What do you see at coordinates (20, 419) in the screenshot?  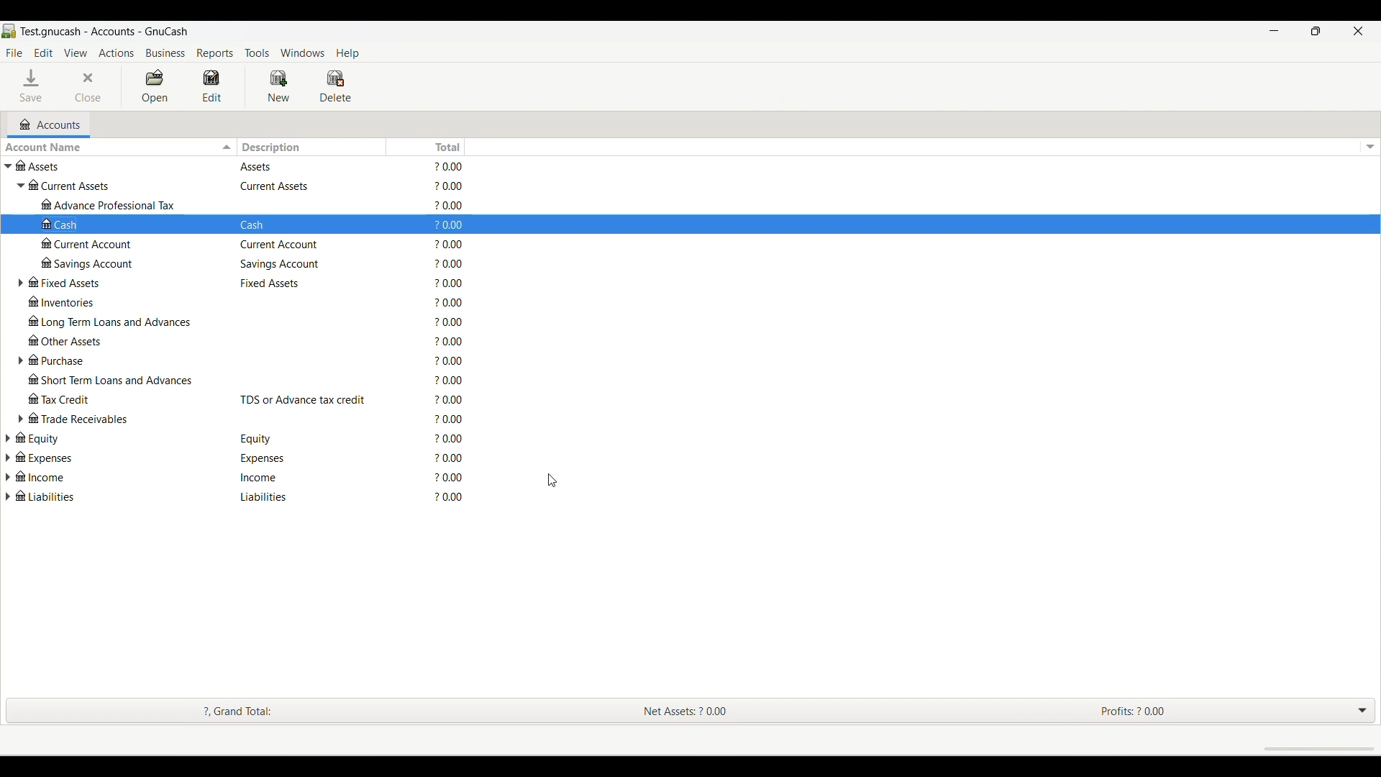 I see `Expand Trade Receivables` at bounding box center [20, 419].